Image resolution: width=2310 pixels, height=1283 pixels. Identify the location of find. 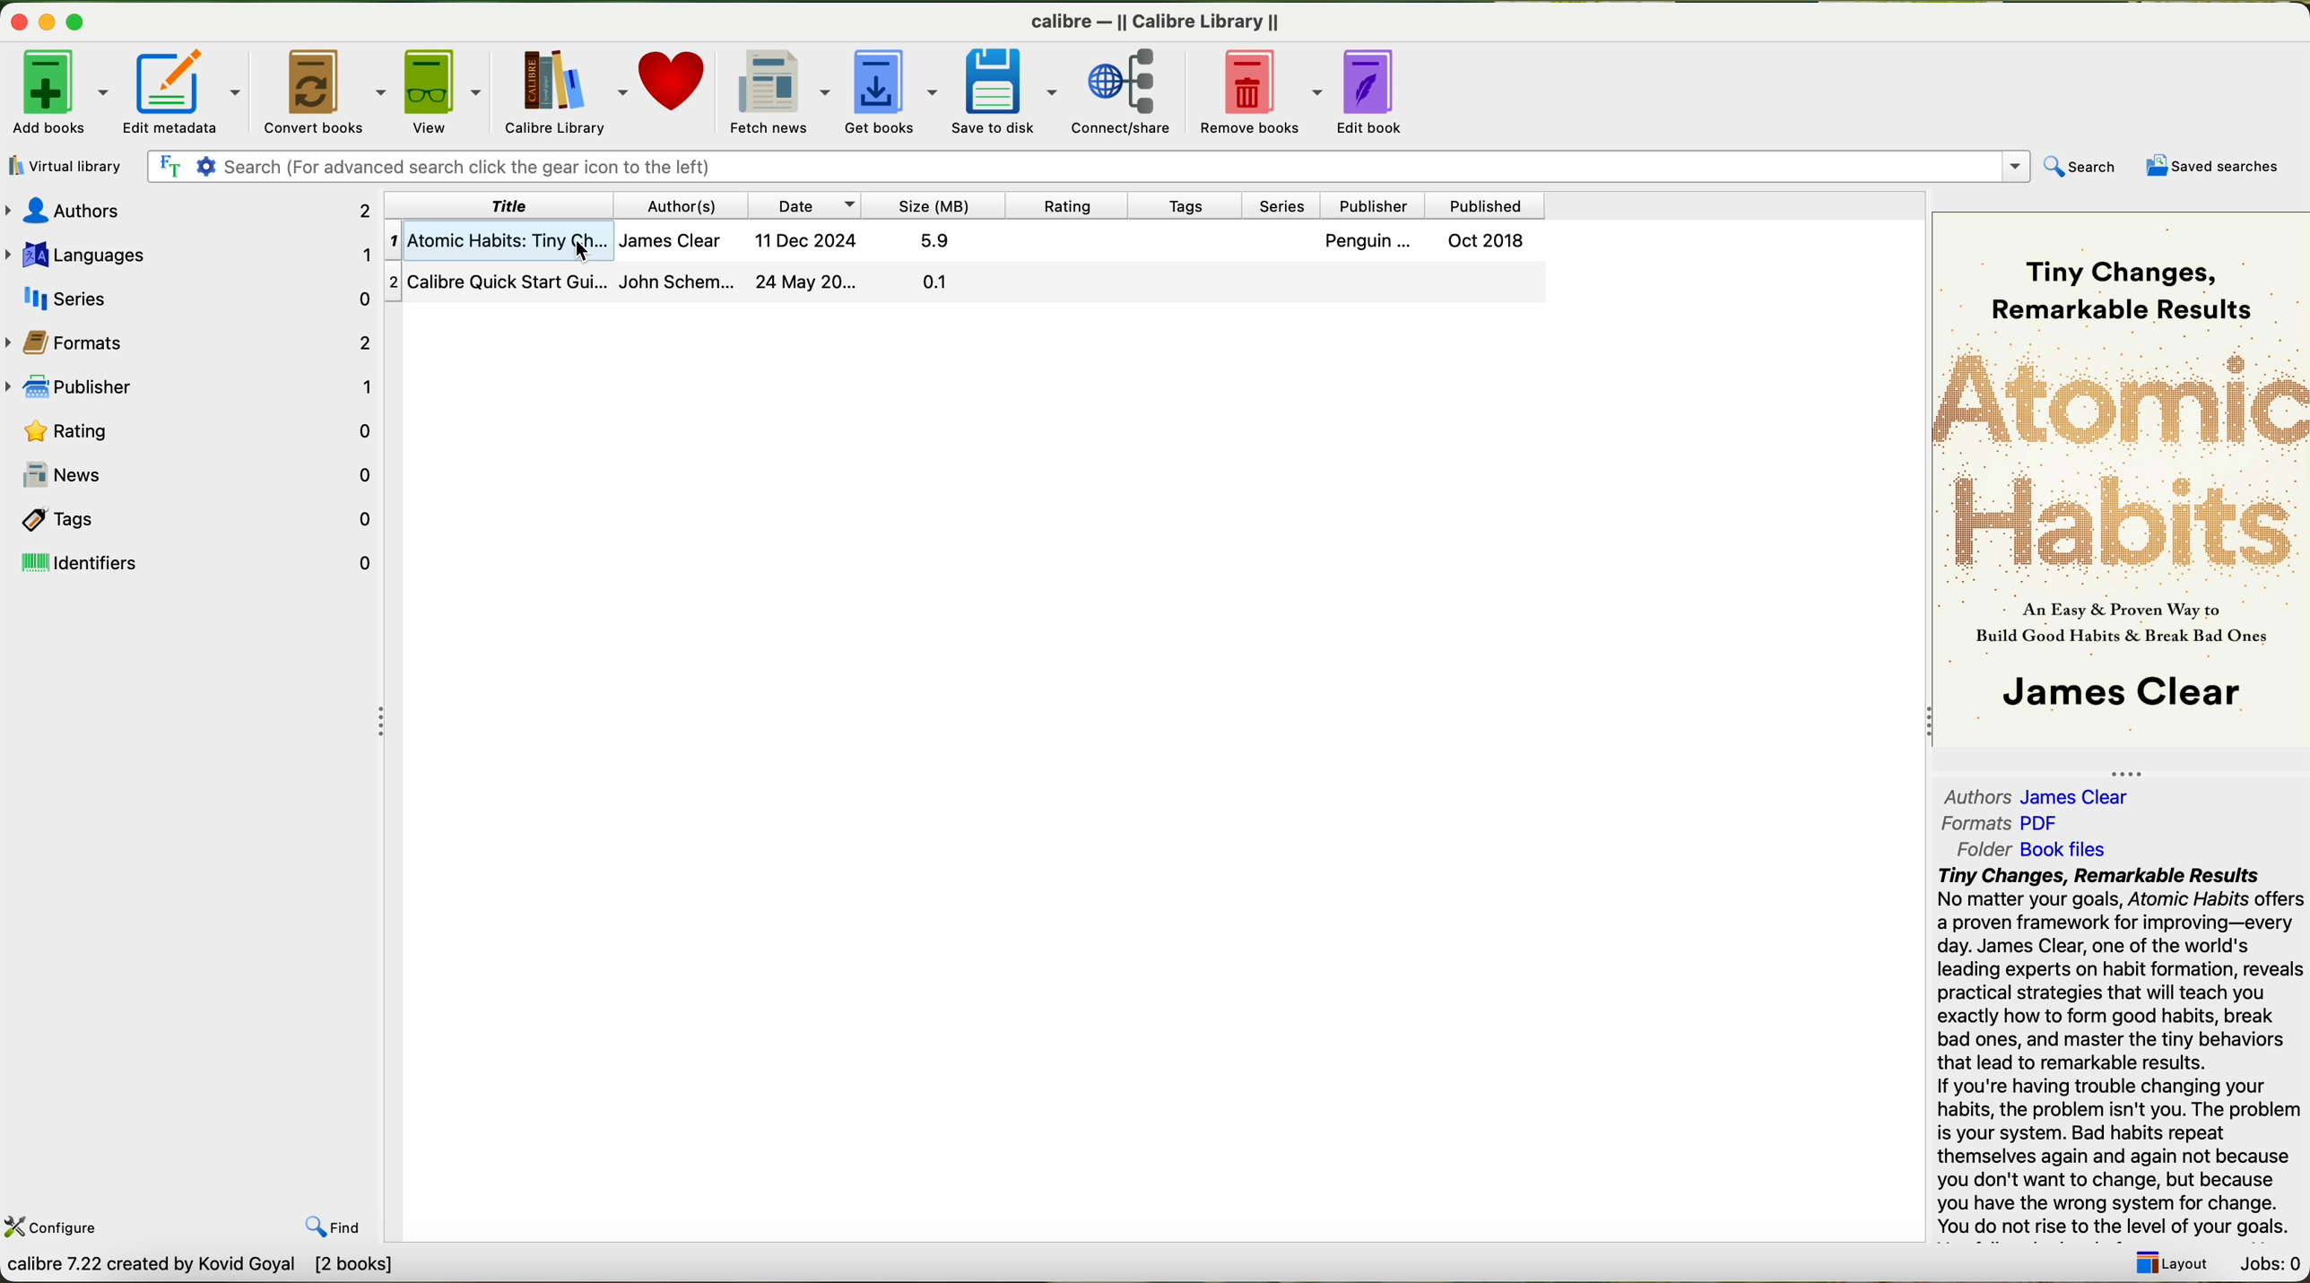
(338, 1229).